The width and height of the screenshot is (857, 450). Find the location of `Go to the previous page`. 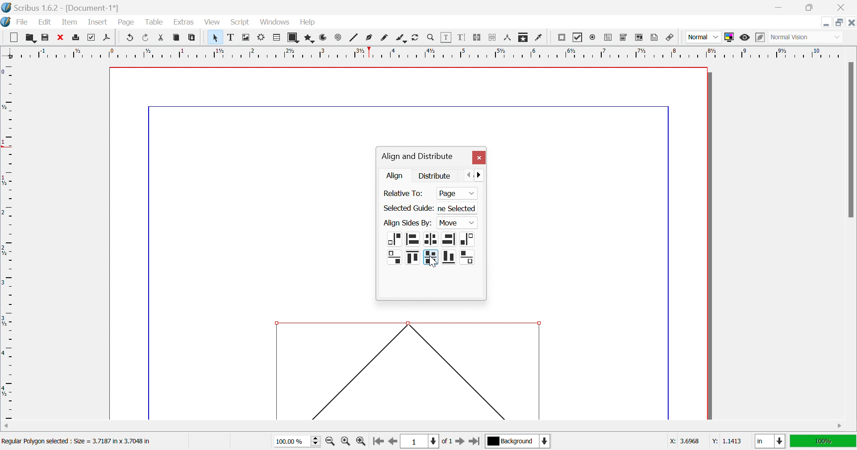

Go to the previous page is located at coordinates (391, 444).